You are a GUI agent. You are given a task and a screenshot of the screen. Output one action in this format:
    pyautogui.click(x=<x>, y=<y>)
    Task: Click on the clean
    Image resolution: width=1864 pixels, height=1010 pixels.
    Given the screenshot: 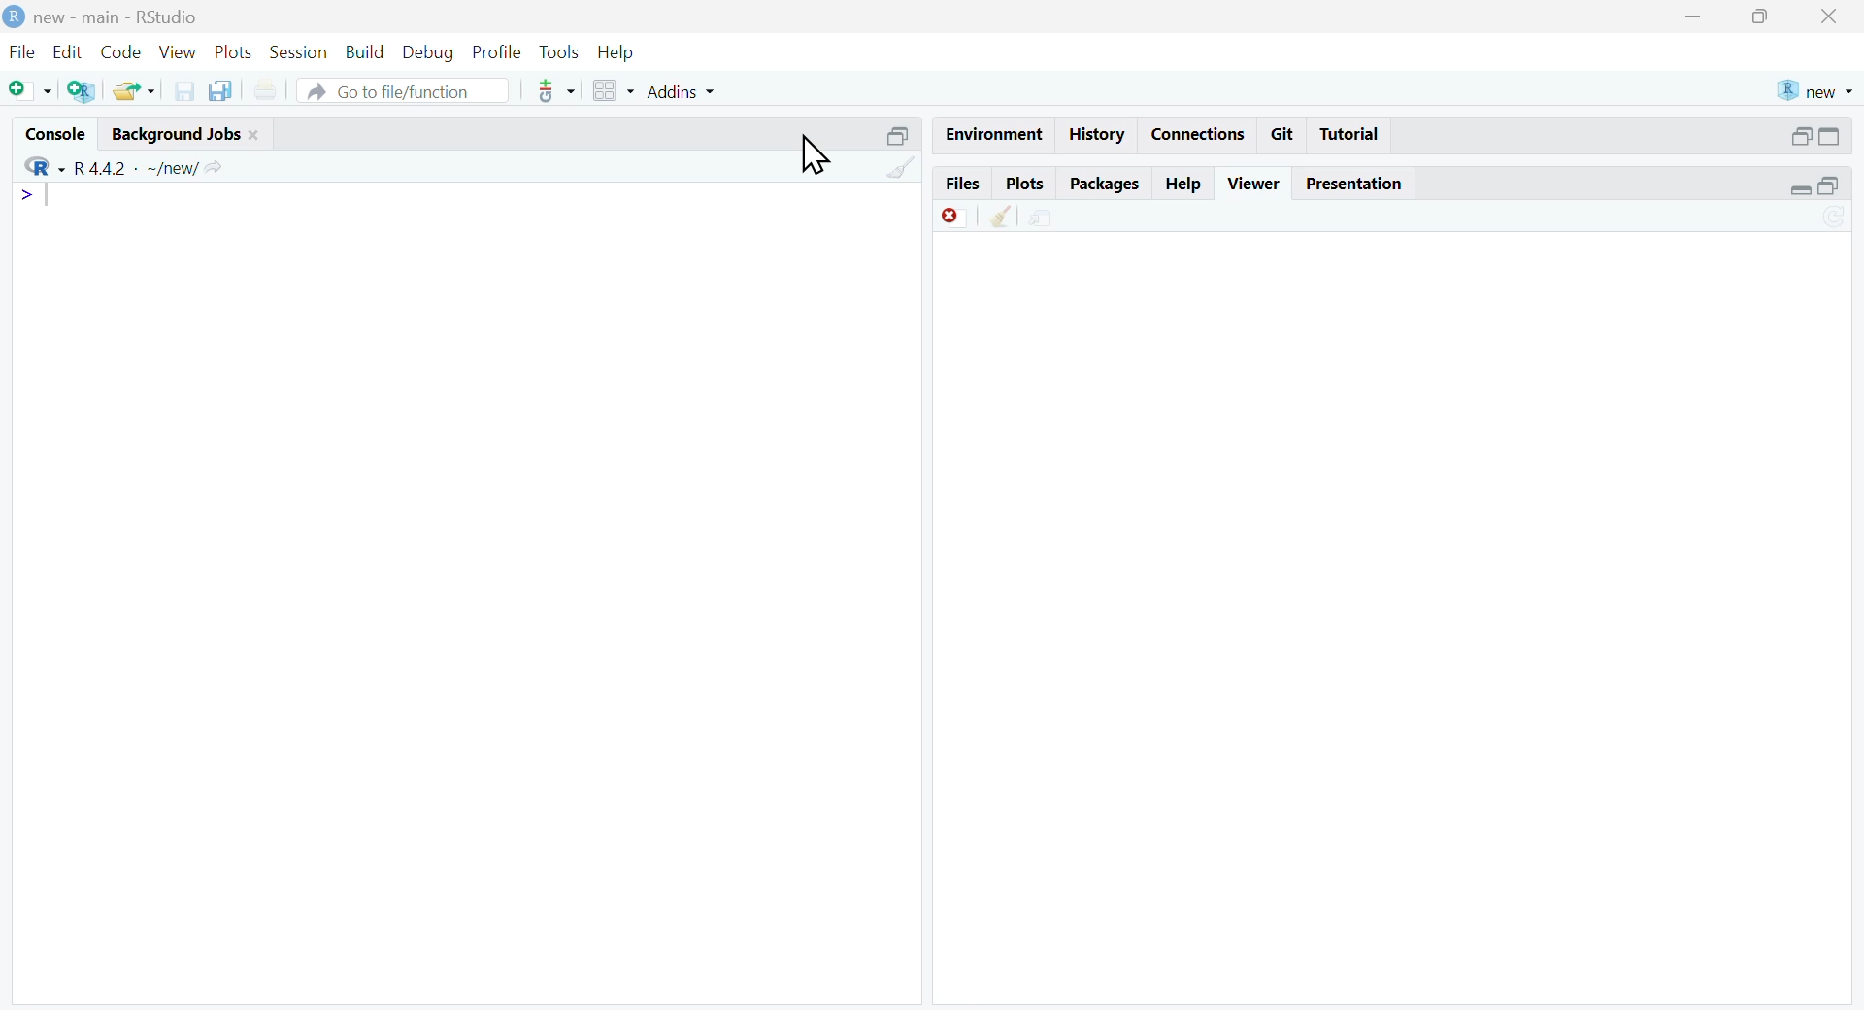 What is the action you would take?
    pyautogui.click(x=902, y=166)
    